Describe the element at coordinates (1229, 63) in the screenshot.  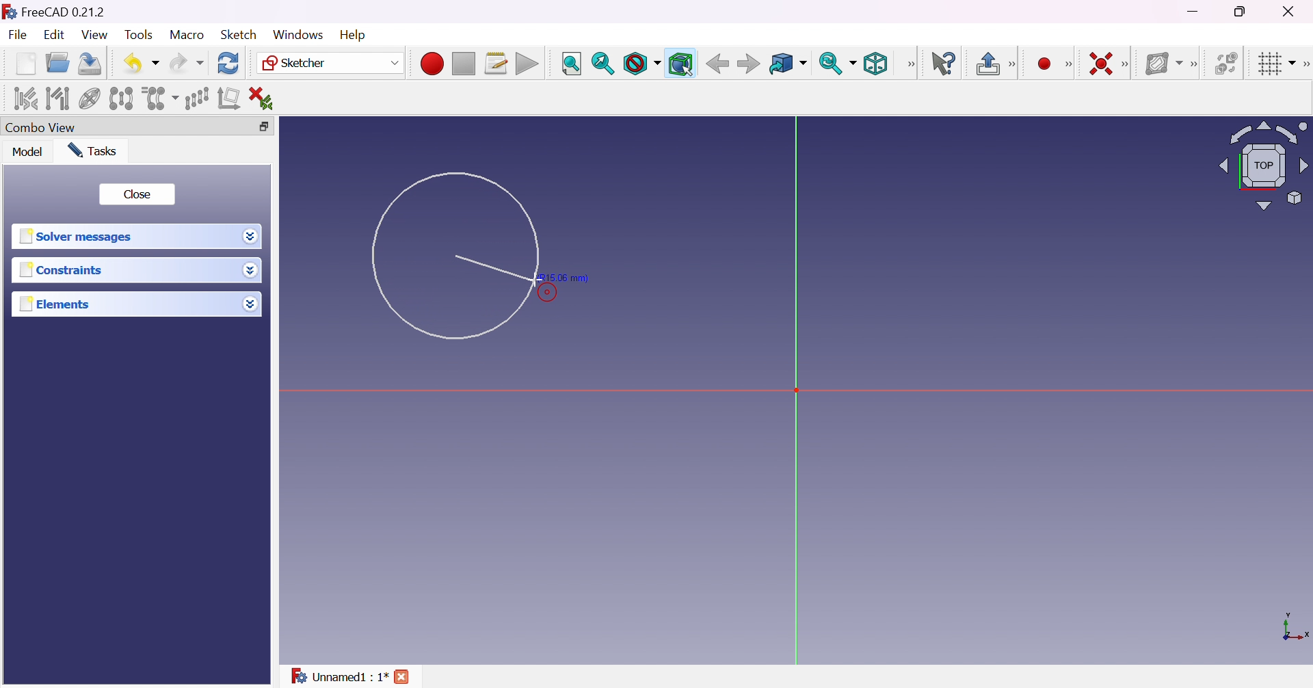
I see `Switch virtual space` at that location.